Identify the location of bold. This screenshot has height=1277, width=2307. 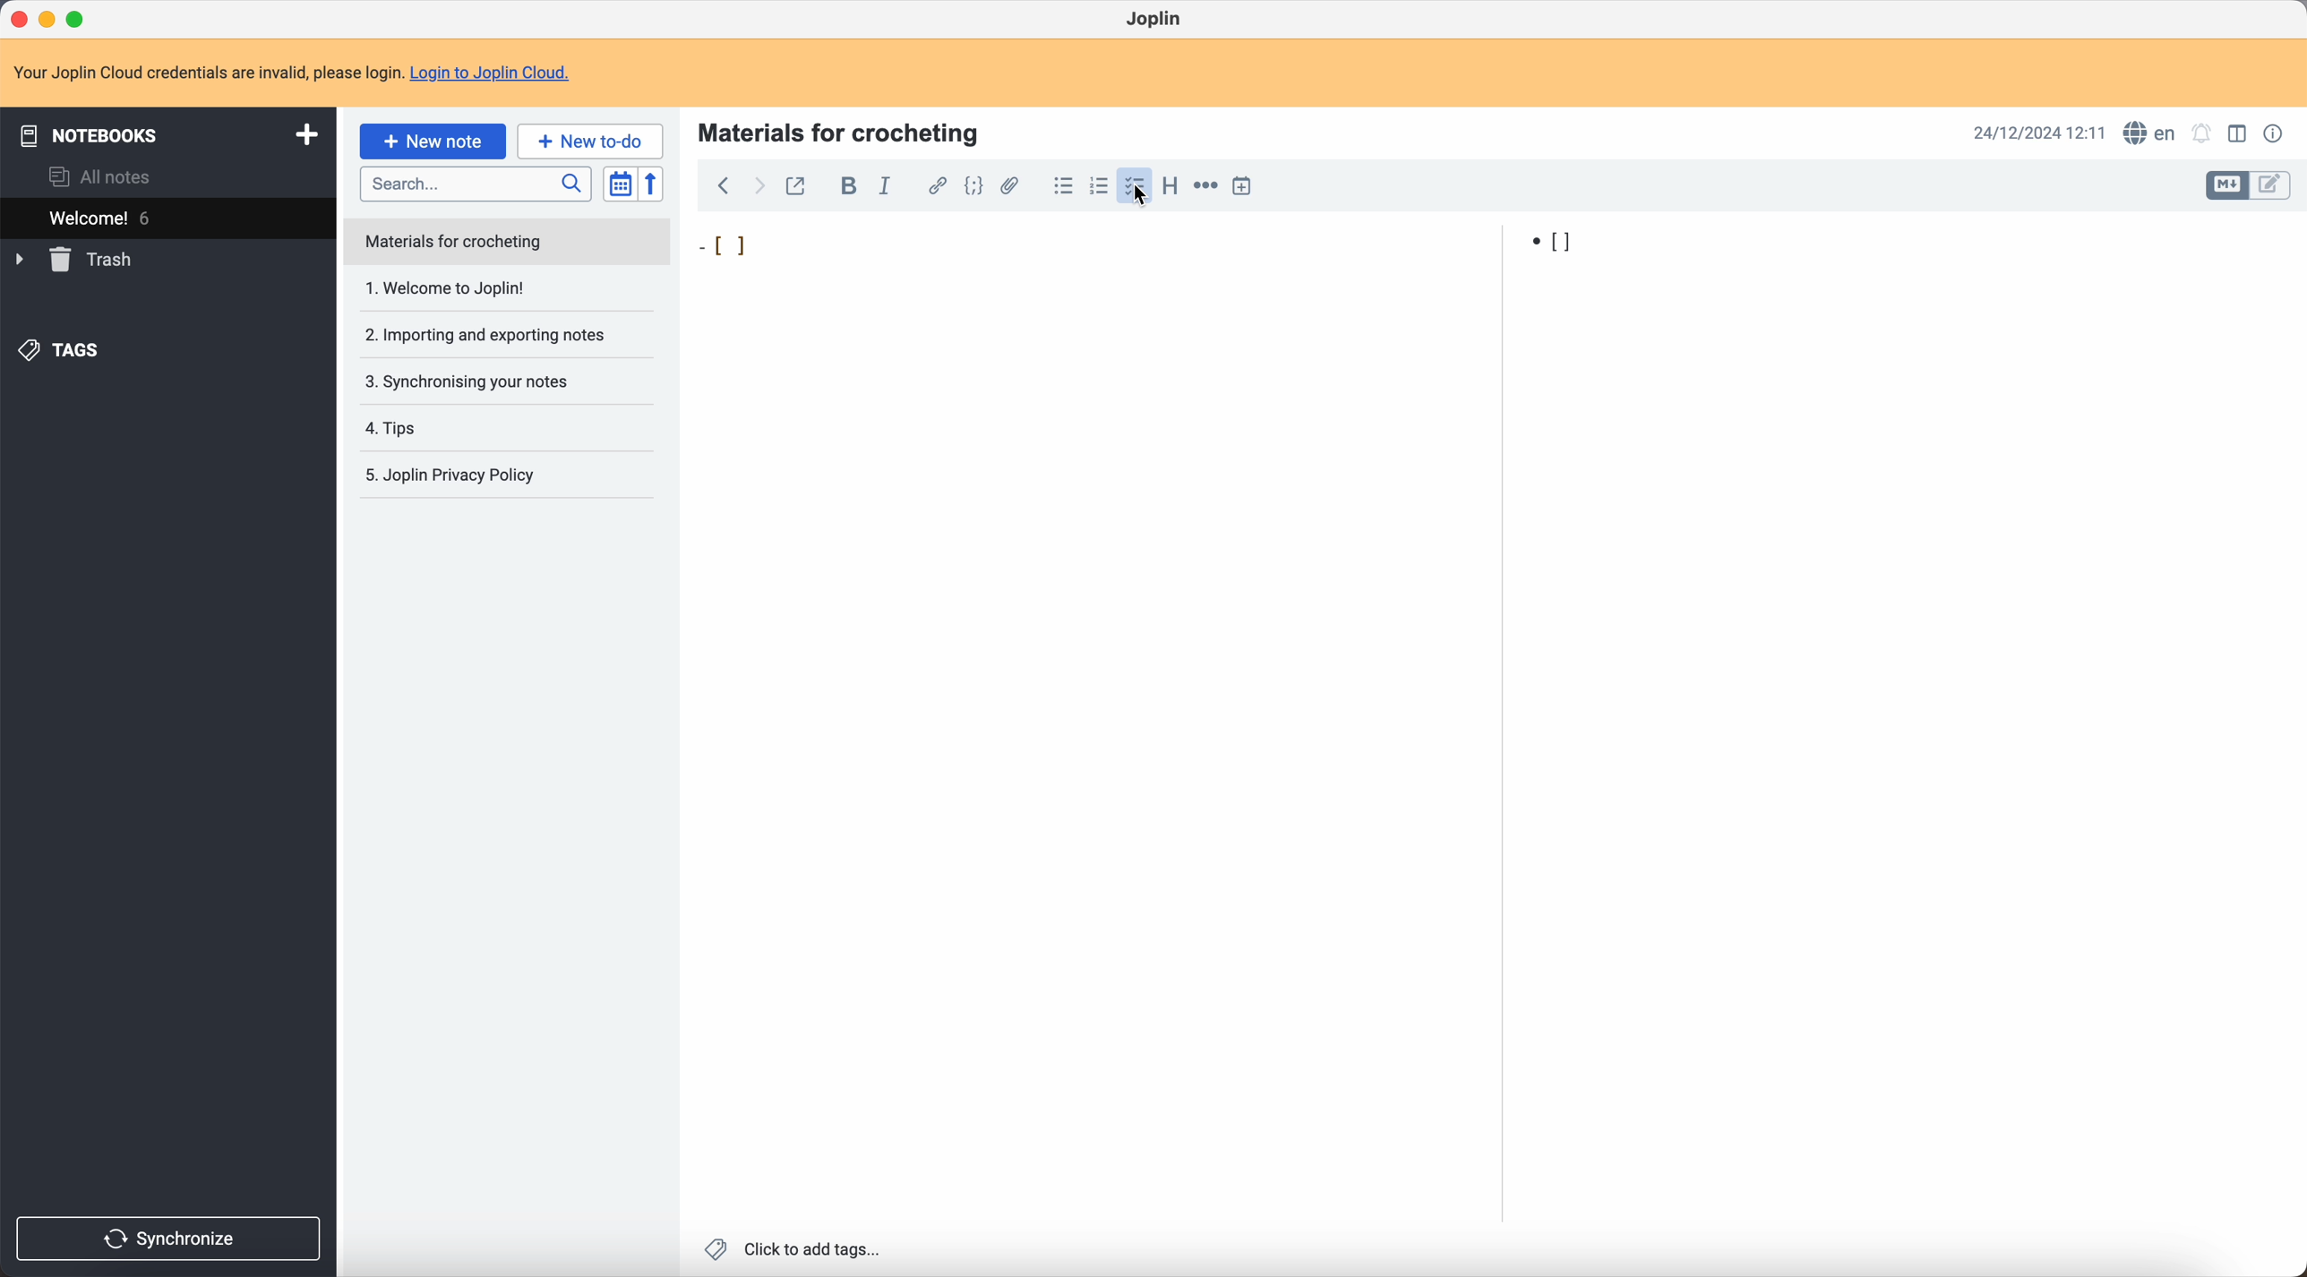
(844, 186).